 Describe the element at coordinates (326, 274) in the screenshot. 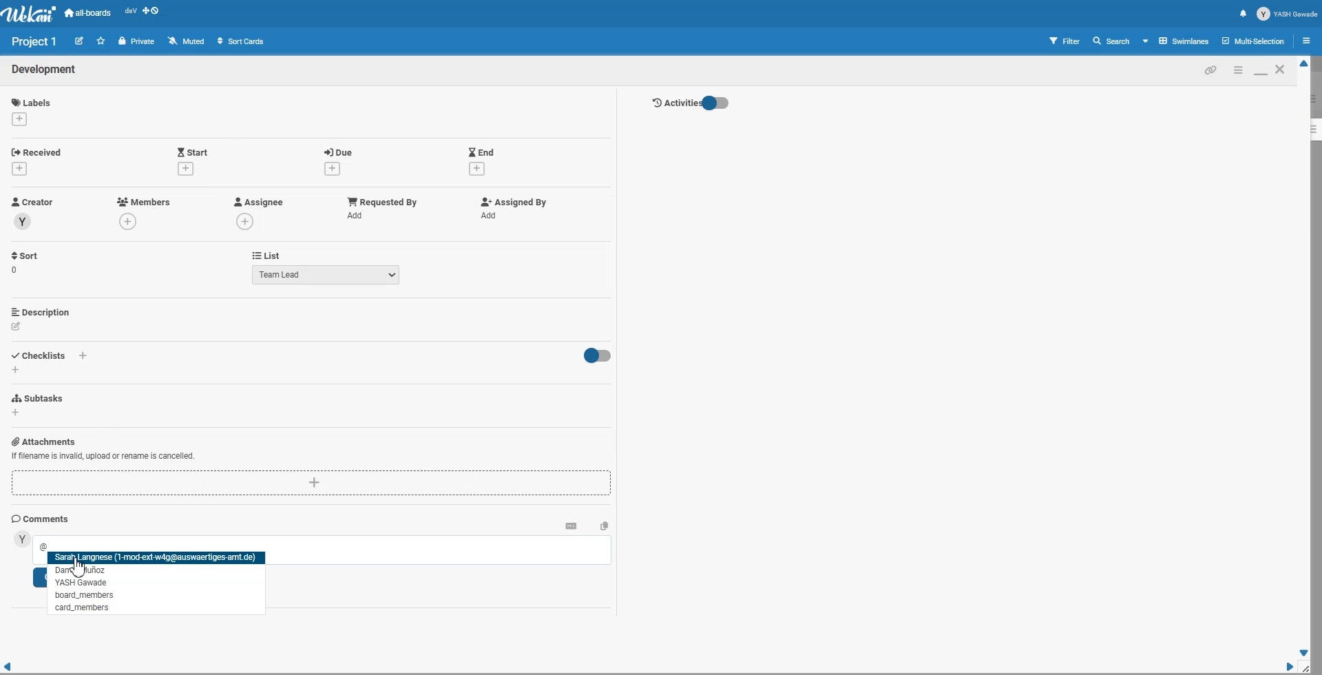

I see `Team Lead` at that location.